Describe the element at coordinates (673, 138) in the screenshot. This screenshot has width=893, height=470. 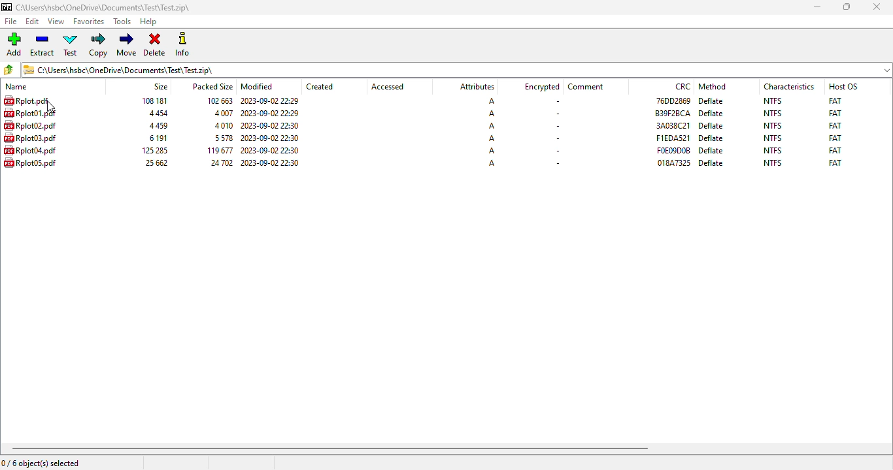
I see `CRC` at that location.